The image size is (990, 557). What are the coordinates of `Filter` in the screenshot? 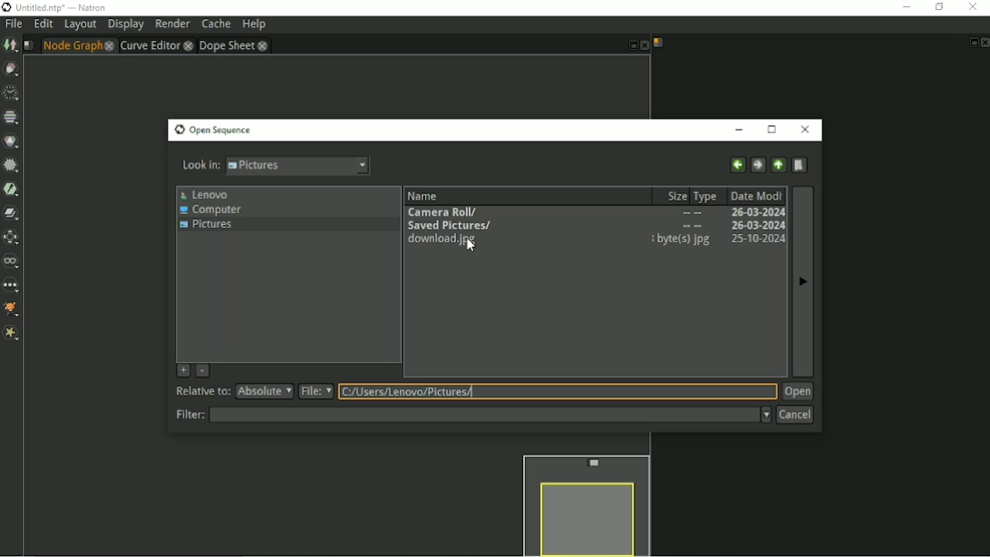 It's located at (472, 415).